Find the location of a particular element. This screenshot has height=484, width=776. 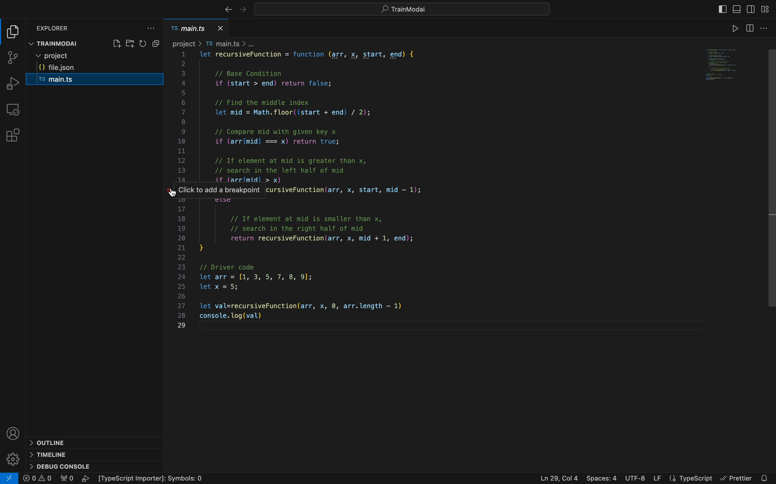

run is located at coordinates (727, 30).